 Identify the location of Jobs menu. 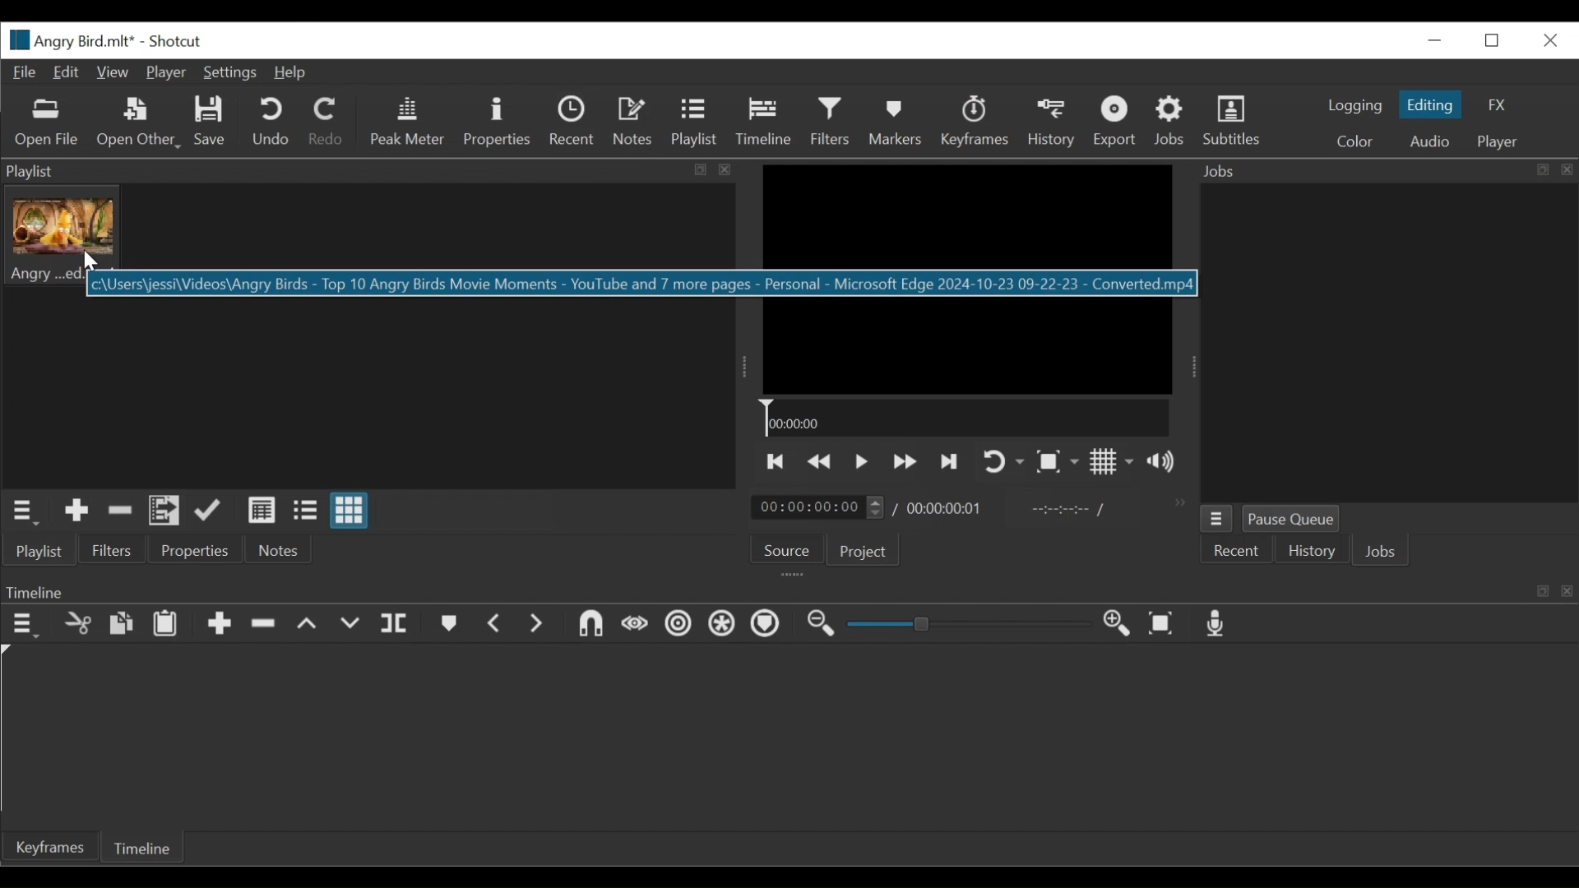
(1217, 519).